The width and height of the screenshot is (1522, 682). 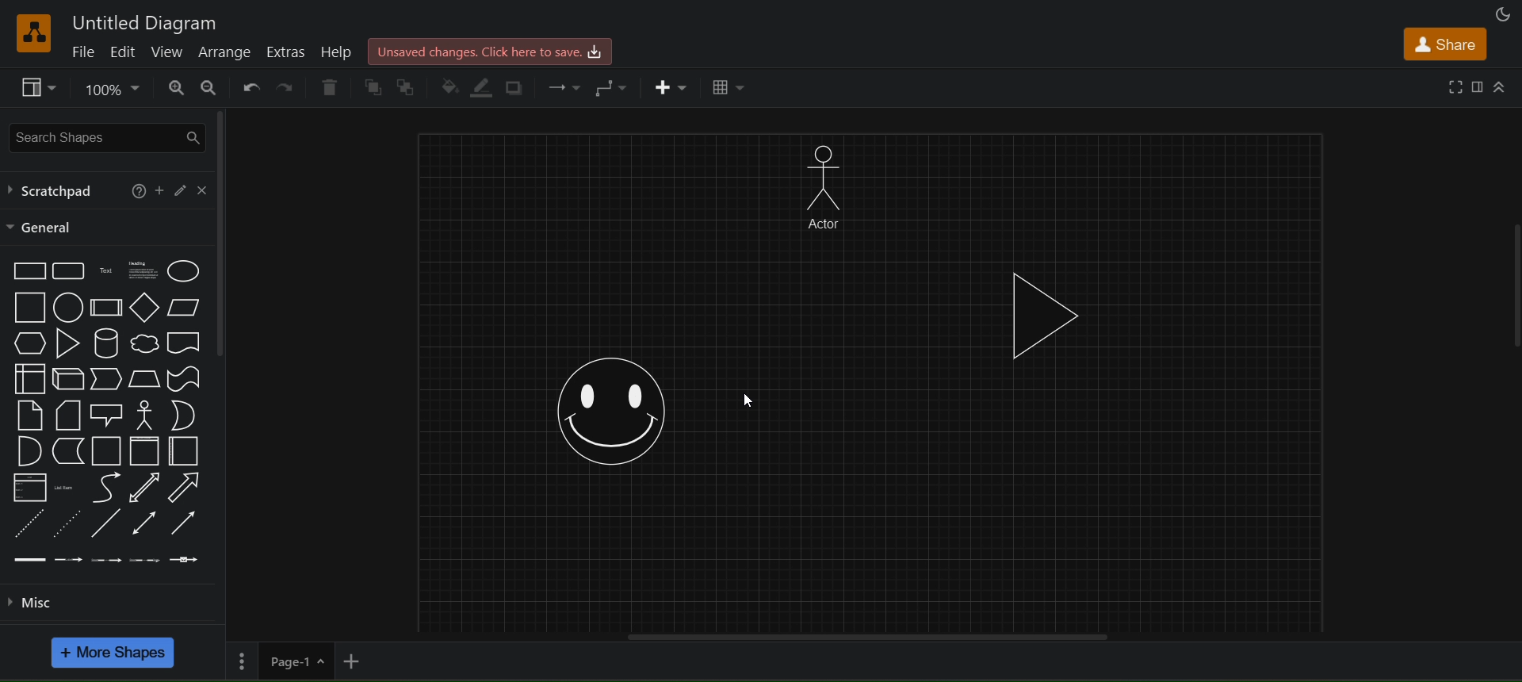 I want to click on horizontal container, so click(x=183, y=451).